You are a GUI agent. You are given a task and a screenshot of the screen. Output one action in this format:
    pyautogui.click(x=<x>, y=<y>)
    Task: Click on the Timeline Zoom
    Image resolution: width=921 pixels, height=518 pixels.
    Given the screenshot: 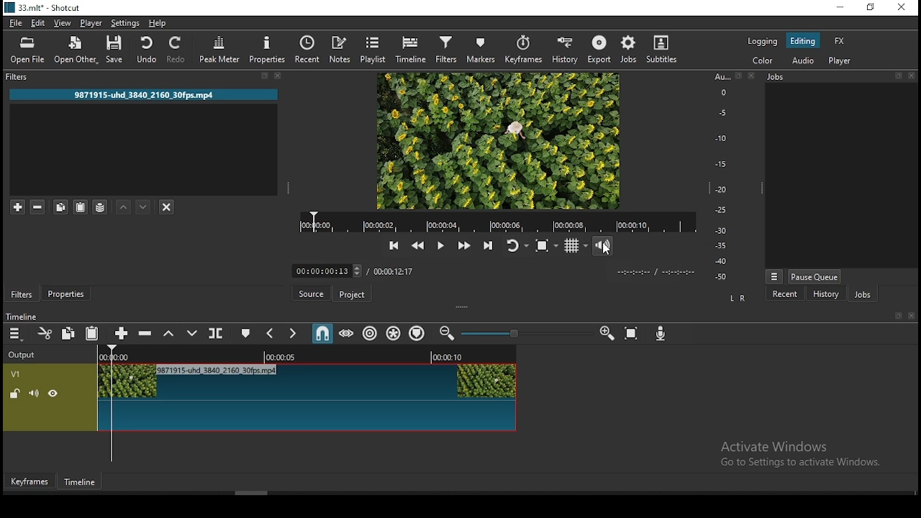 What is the action you would take?
    pyautogui.click(x=527, y=334)
    